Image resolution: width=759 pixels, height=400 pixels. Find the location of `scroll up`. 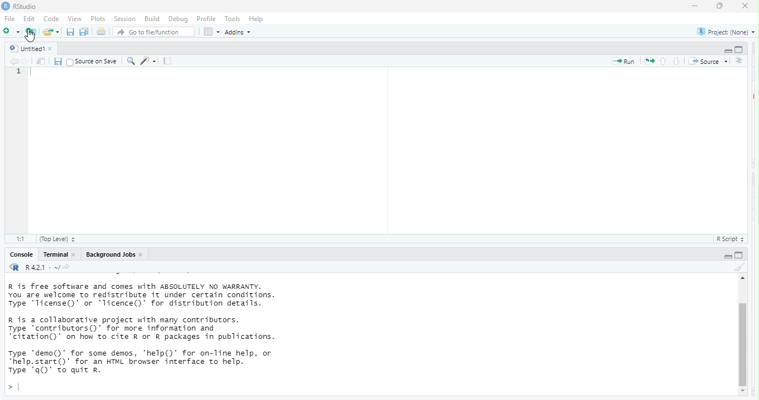

scroll up is located at coordinates (741, 279).